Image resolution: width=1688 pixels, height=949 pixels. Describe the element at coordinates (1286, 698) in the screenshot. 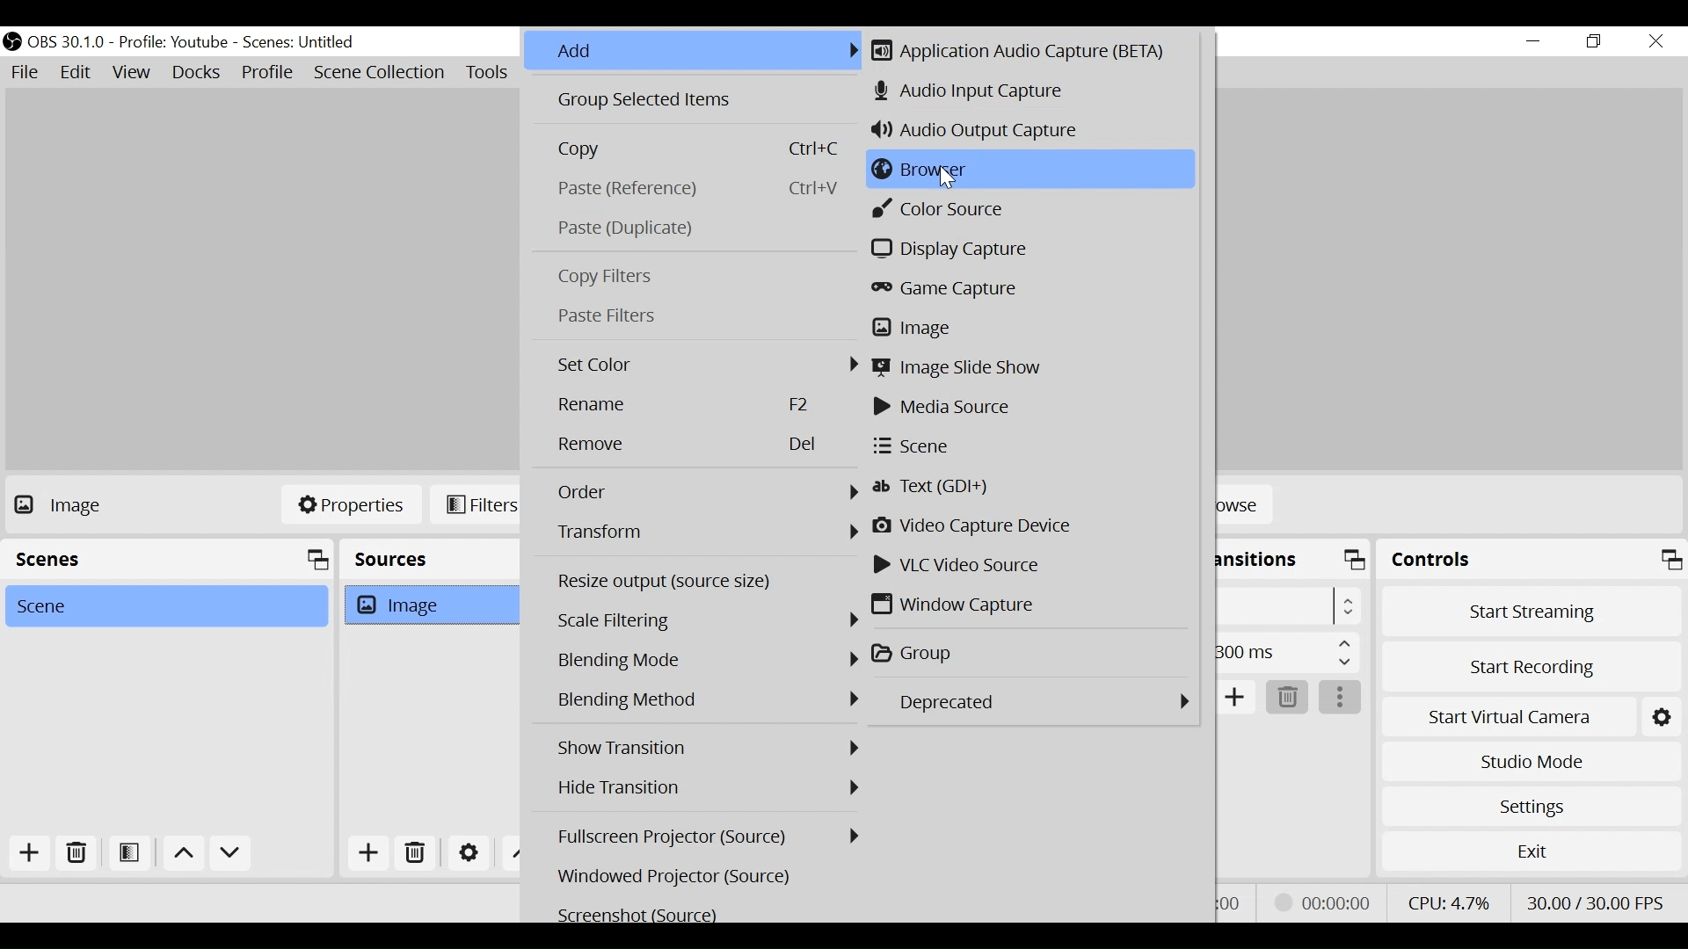

I see `Delete` at that location.